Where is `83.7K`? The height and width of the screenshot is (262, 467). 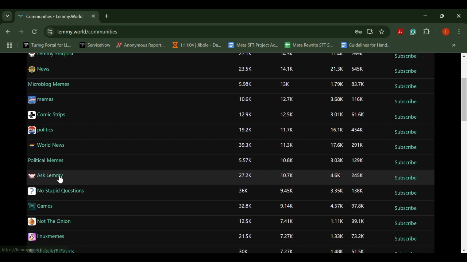
83.7K is located at coordinates (358, 84).